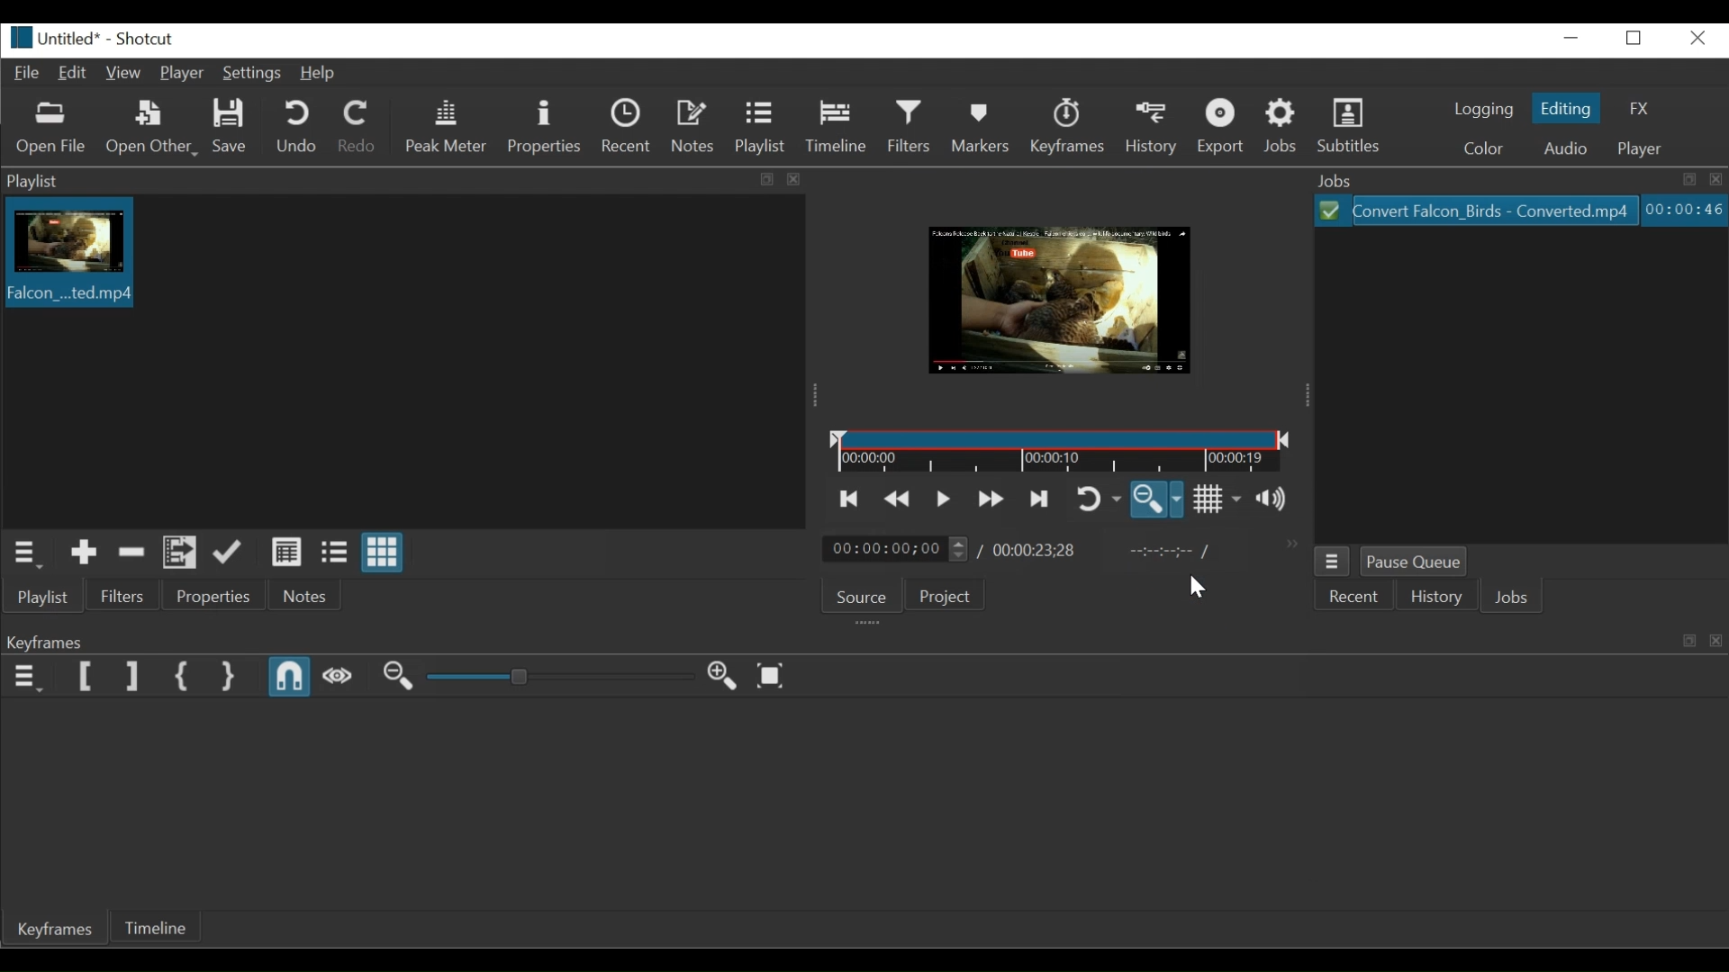 The height and width of the screenshot is (972, 1729). I want to click on Properties, so click(545, 126).